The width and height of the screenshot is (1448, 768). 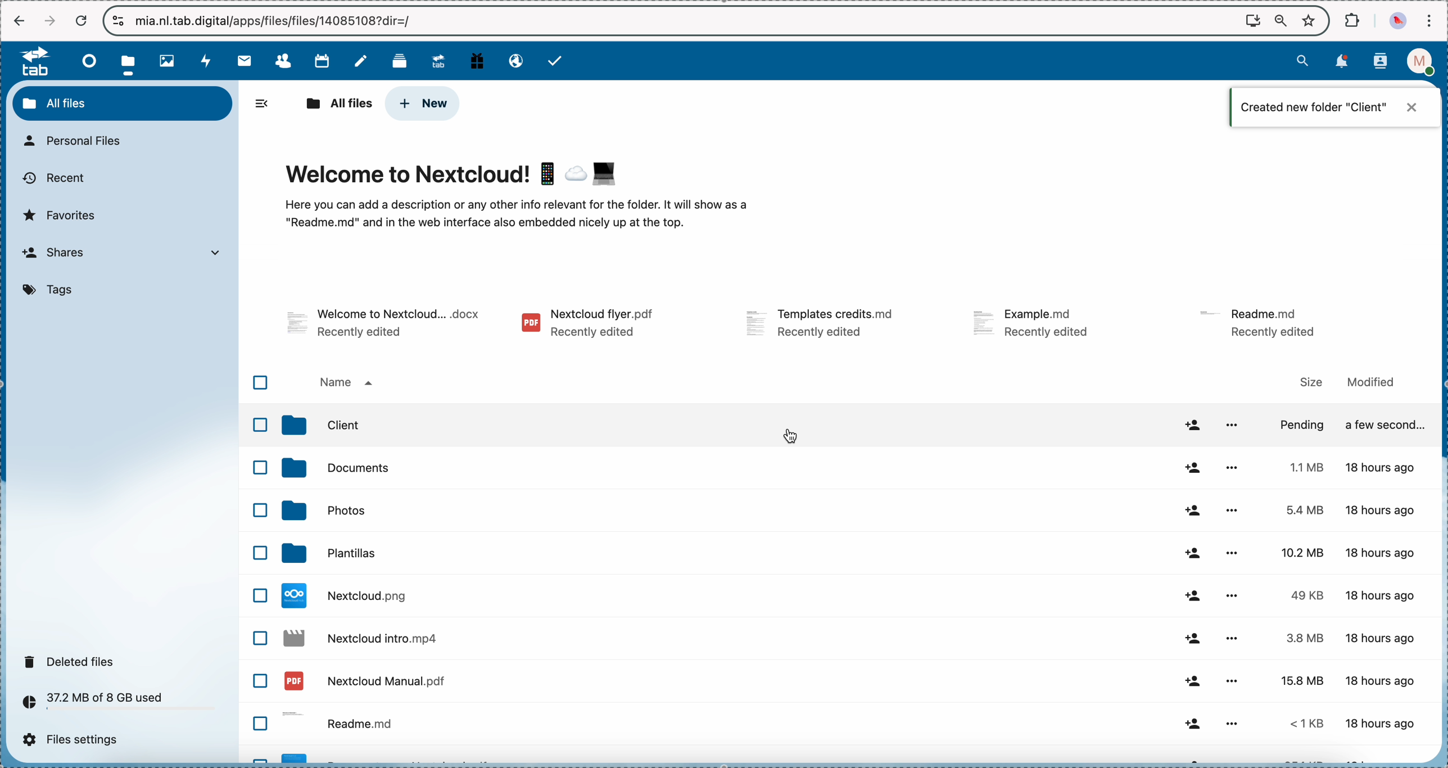 I want to click on share, so click(x=1194, y=596).